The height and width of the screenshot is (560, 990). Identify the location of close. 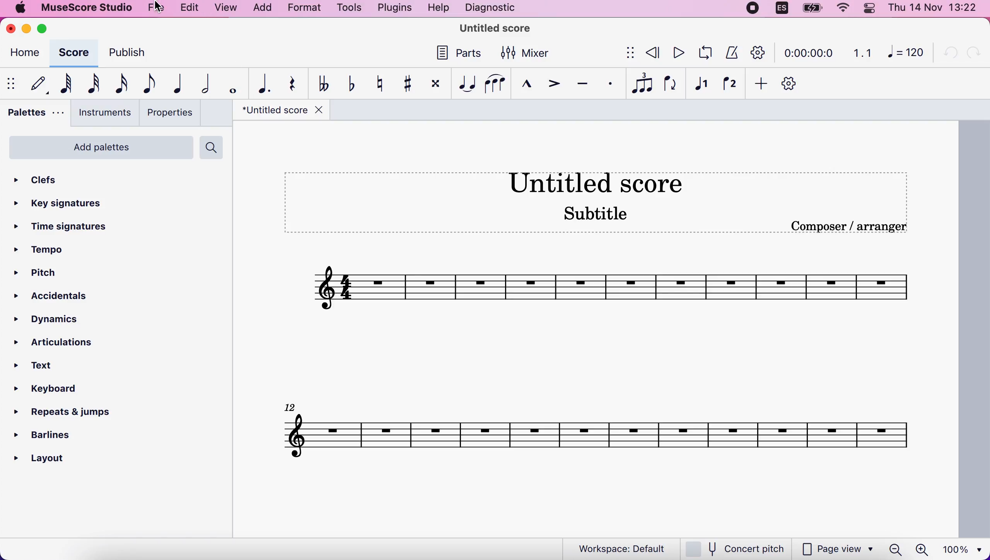
(12, 29).